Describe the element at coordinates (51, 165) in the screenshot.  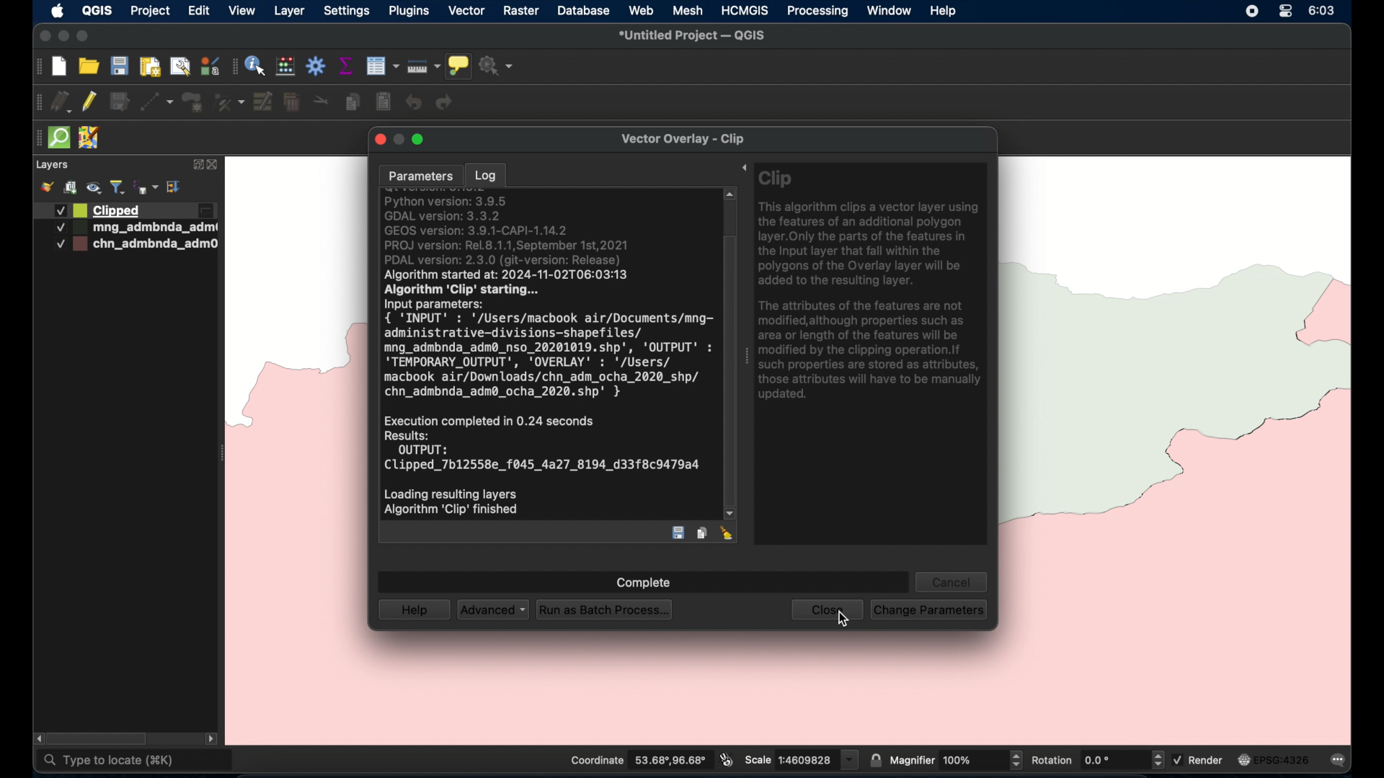
I see `layers ` at that location.